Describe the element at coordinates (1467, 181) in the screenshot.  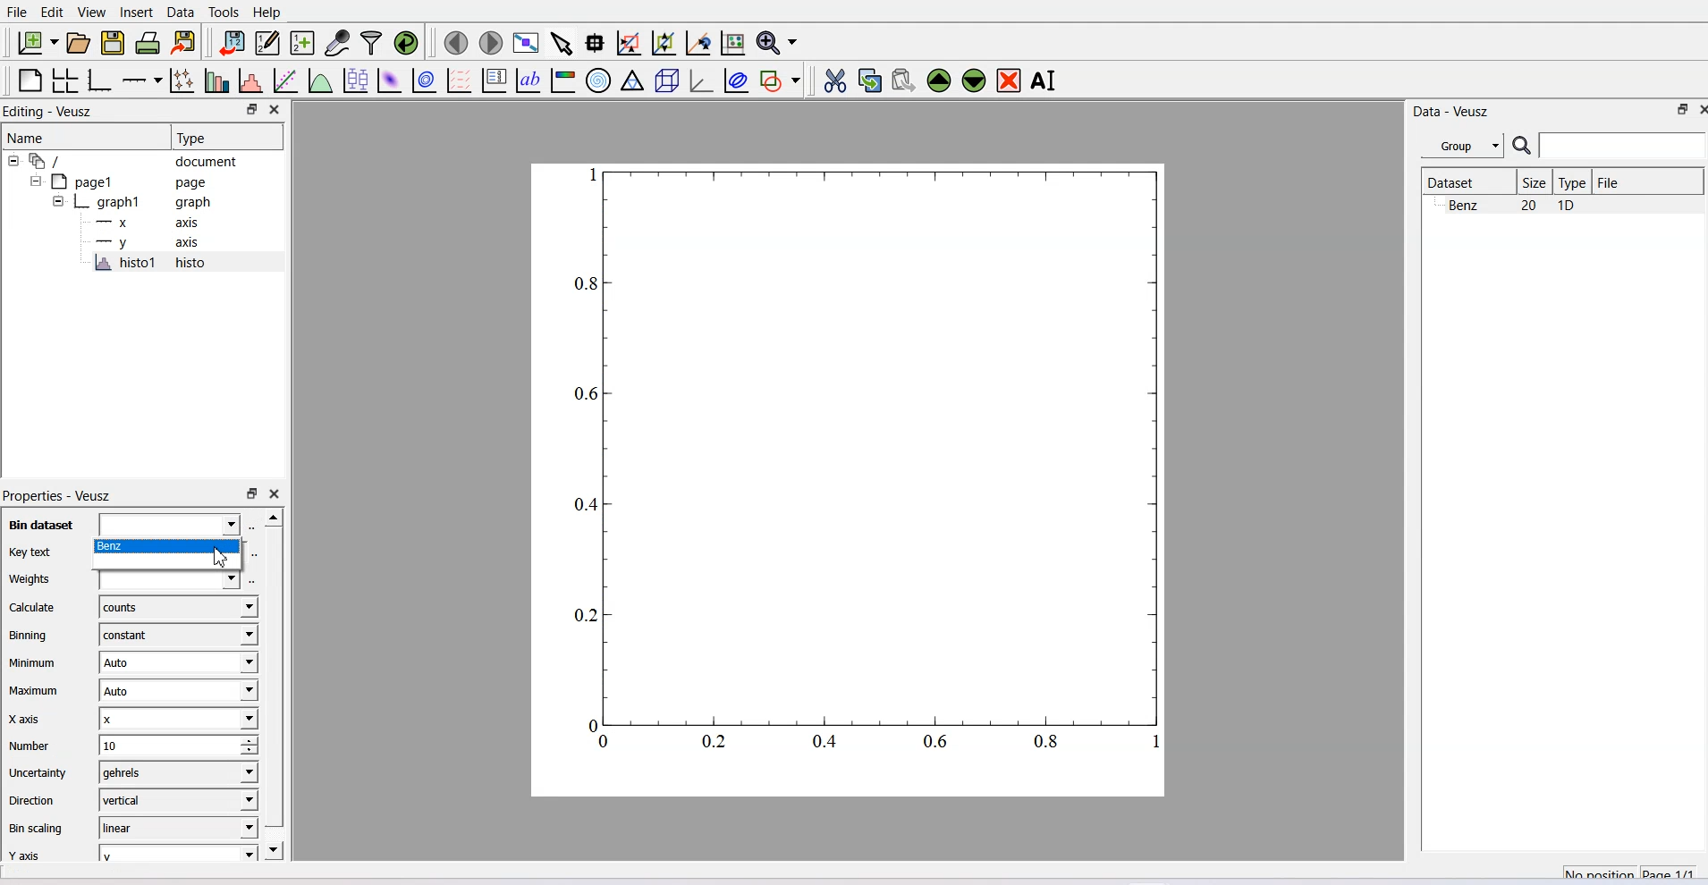
I see `Dataset` at that location.